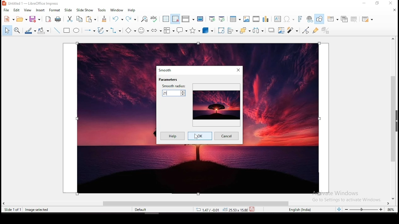 The image size is (399, 224). I want to click on duplicate slide, so click(344, 19).